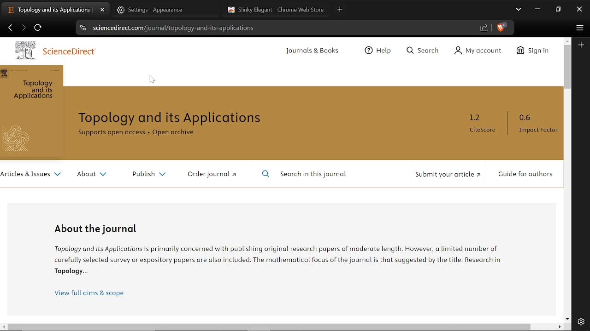 This screenshot has height=331, width=590. Describe the element at coordinates (82, 29) in the screenshot. I see `View site information` at that location.